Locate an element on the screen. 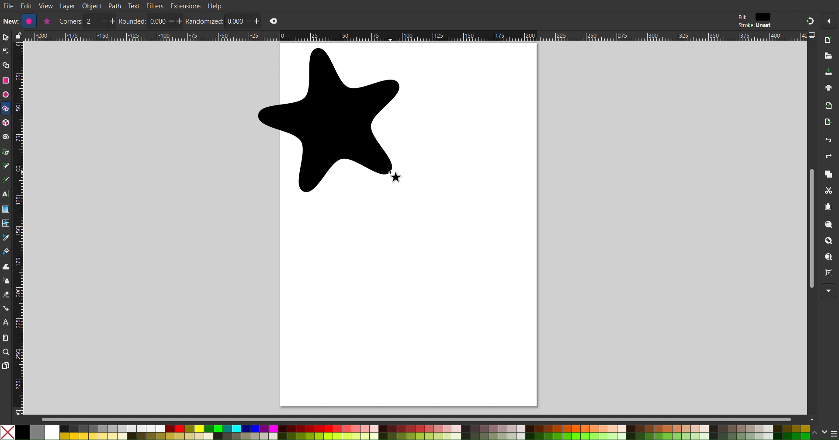  Copy is located at coordinates (829, 175).